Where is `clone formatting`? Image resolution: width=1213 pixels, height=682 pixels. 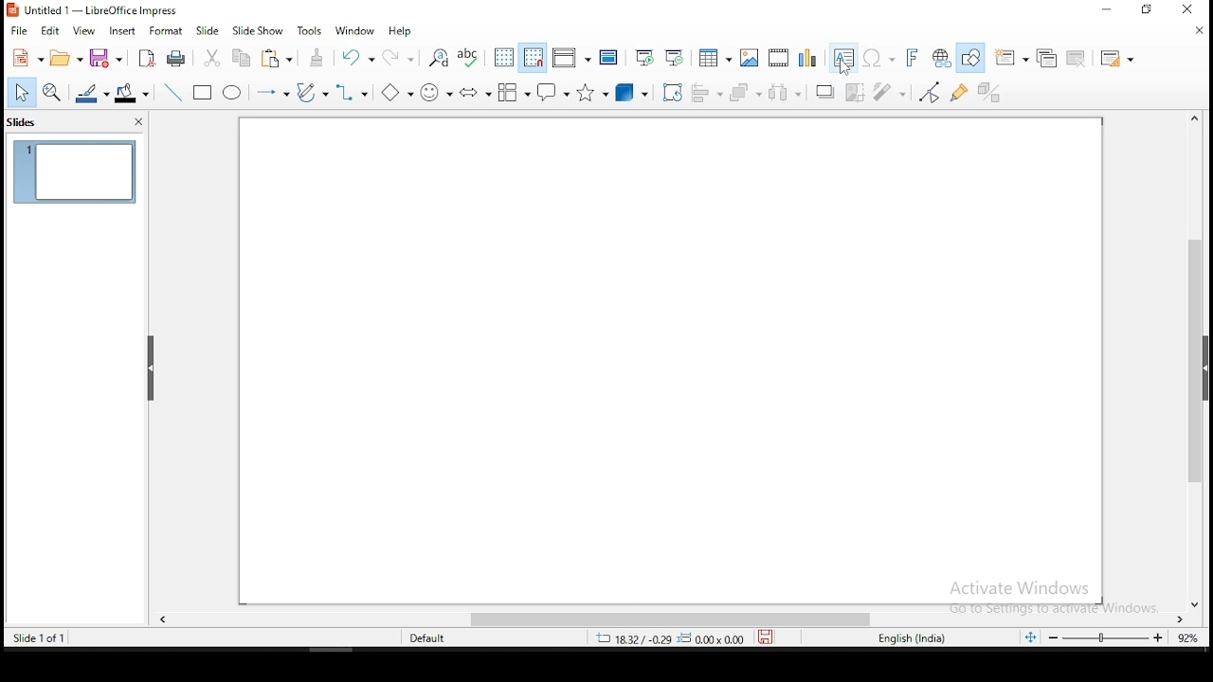 clone formatting is located at coordinates (318, 57).